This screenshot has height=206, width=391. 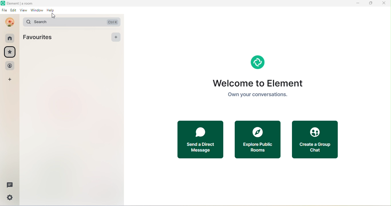 What do you see at coordinates (112, 22) in the screenshot?
I see `CTRL K` at bounding box center [112, 22].